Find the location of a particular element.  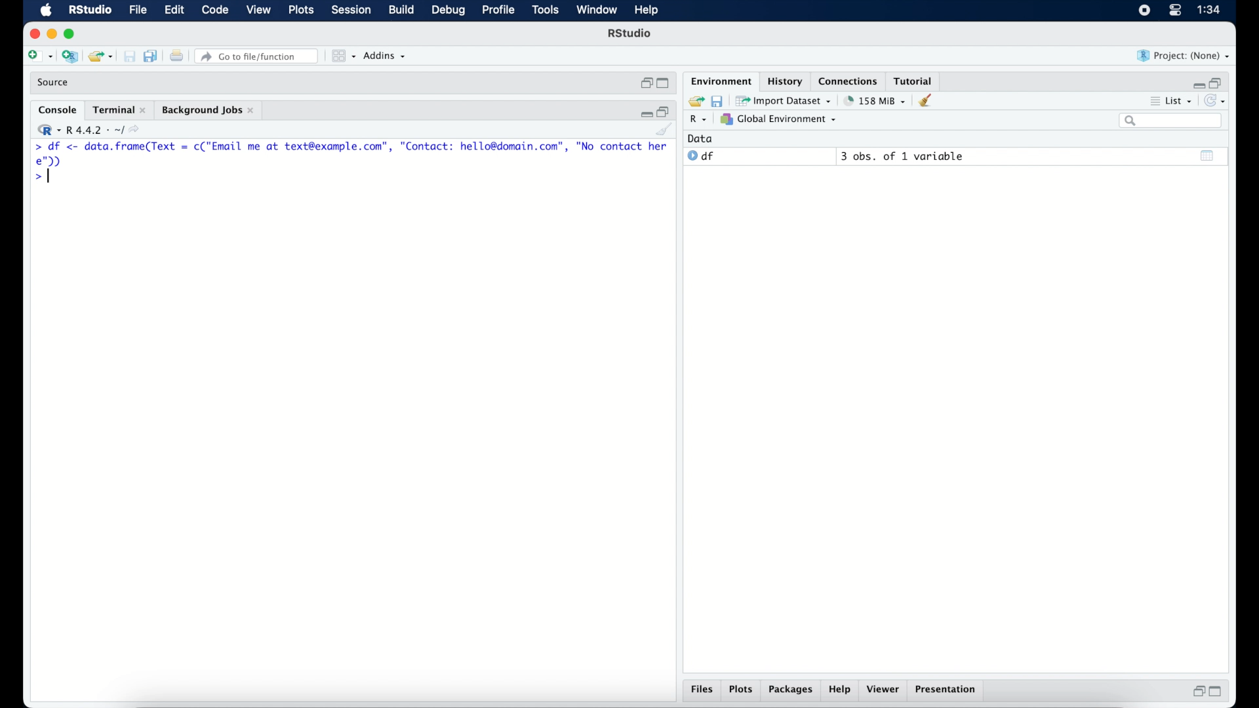

view in panes is located at coordinates (342, 56).